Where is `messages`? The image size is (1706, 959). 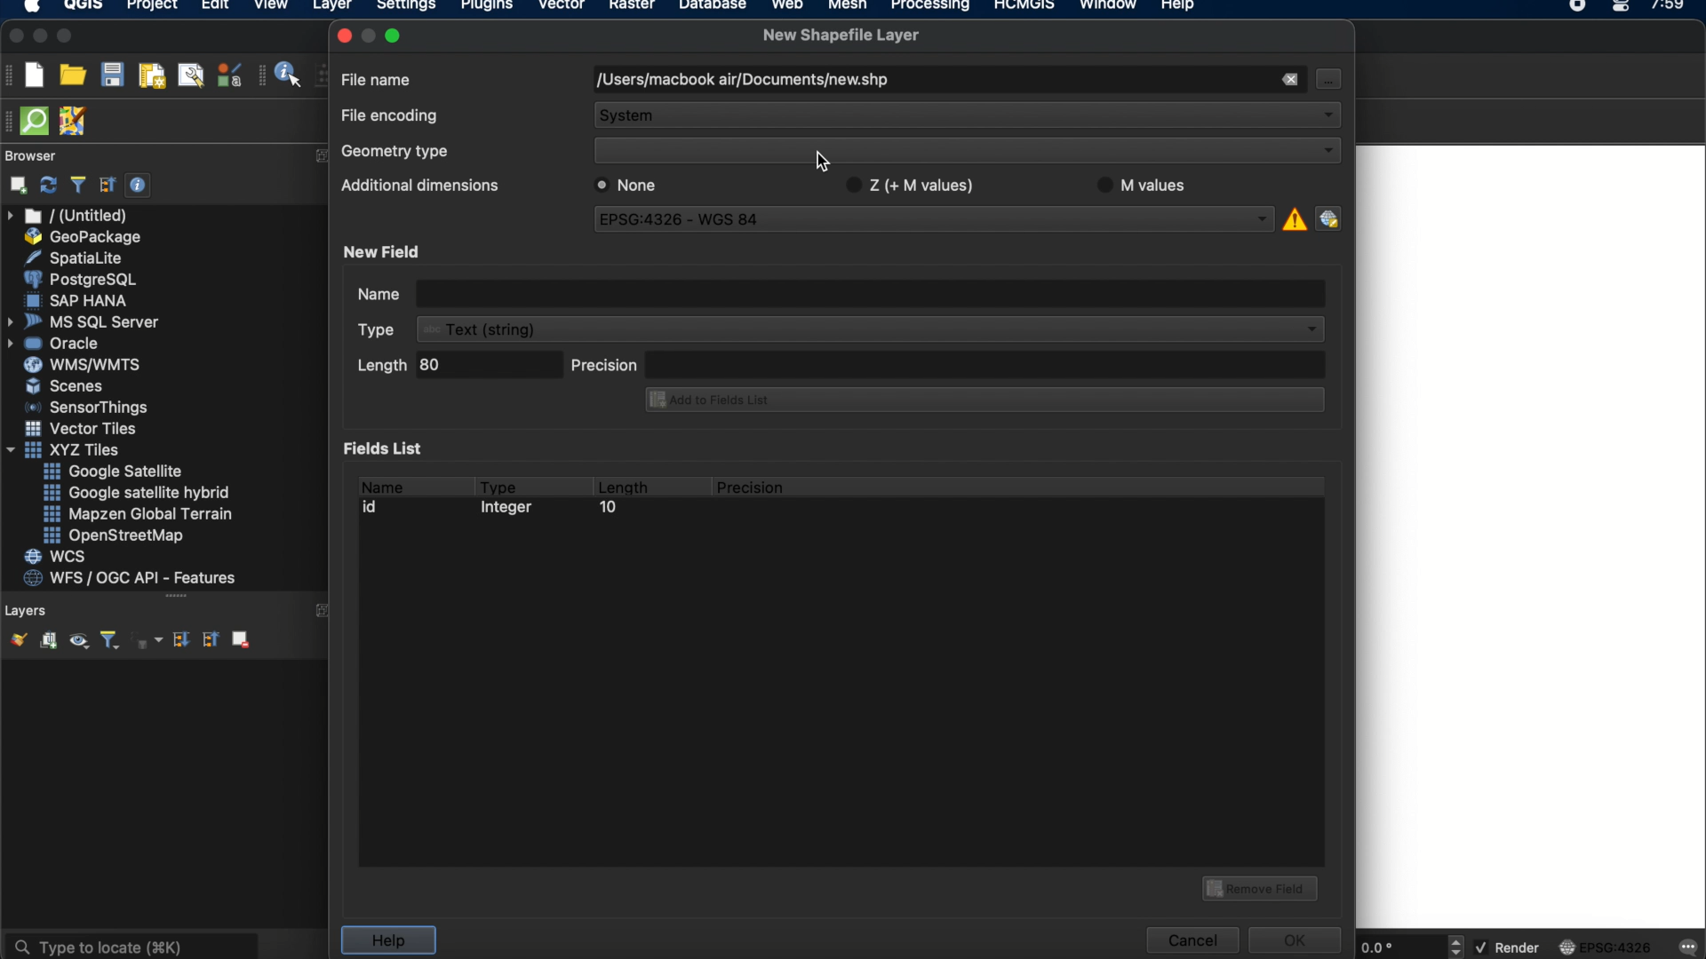
messages is located at coordinates (1686, 948).